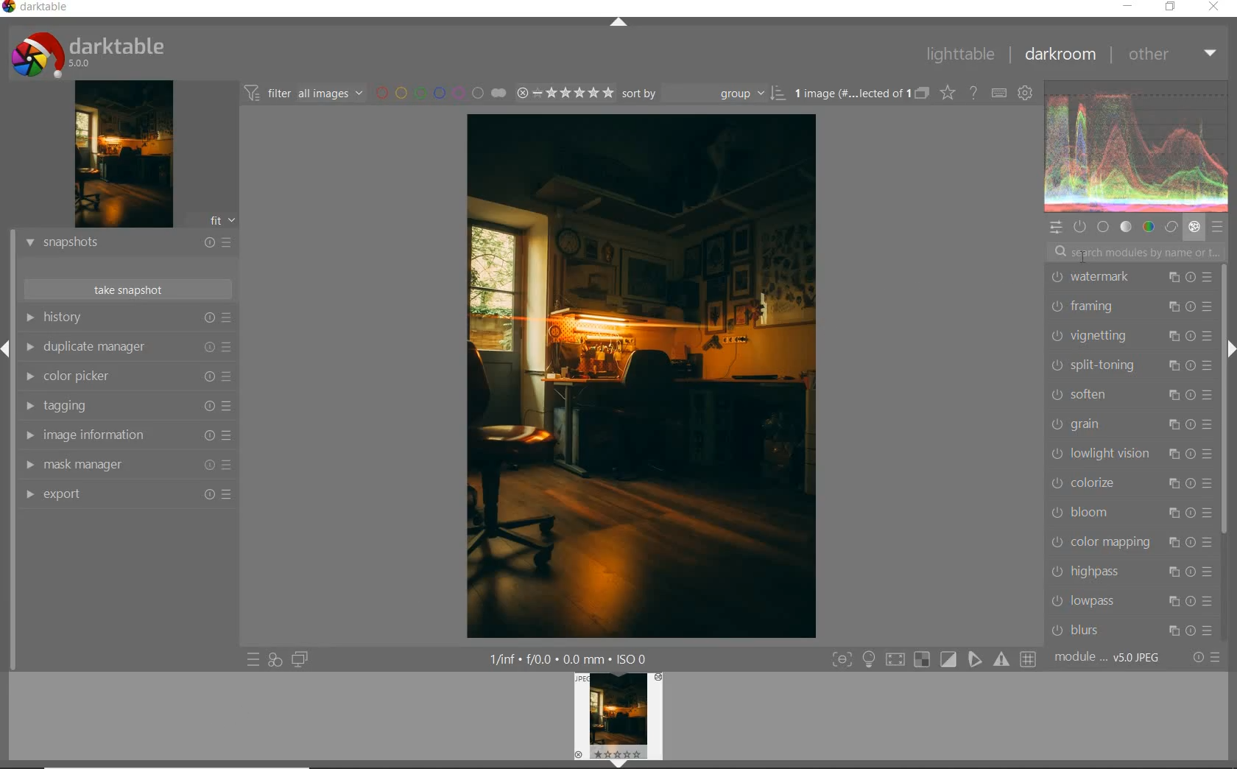 The image size is (1237, 769). I want to click on watermark, so click(1130, 278).